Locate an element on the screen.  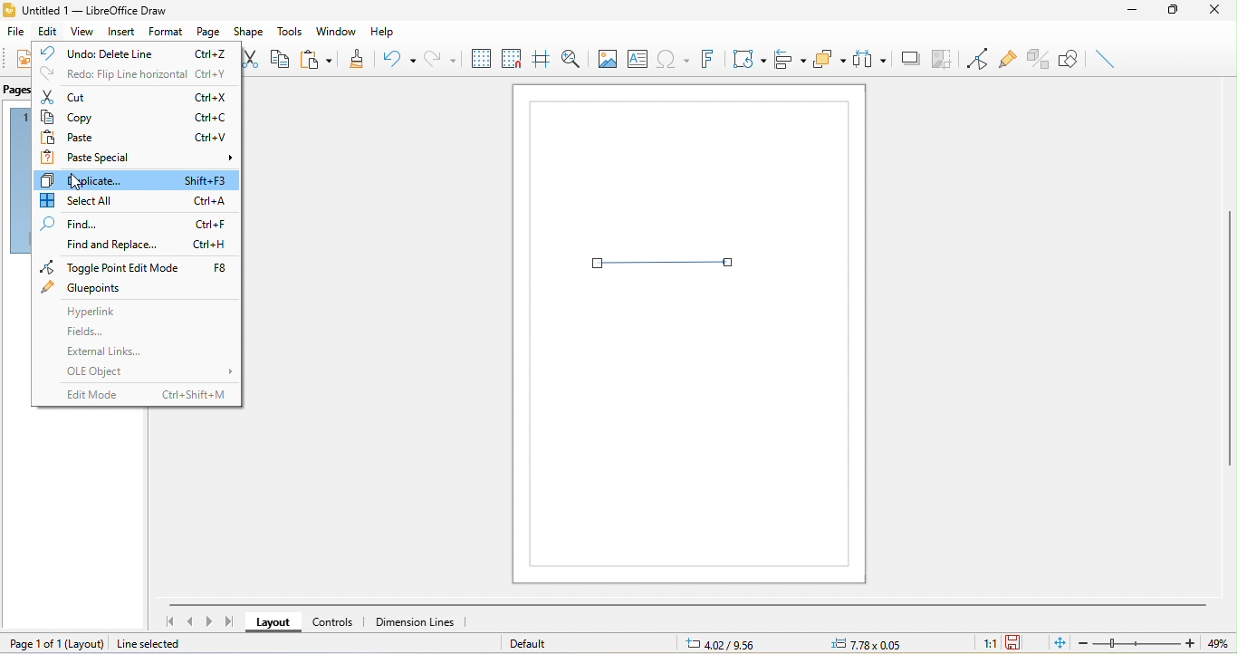
undo: delete line is located at coordinates (139, 51).